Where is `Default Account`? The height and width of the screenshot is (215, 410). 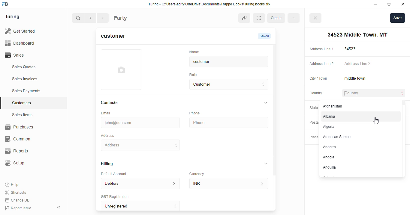
Default Account is located at coordinates (119, 174).